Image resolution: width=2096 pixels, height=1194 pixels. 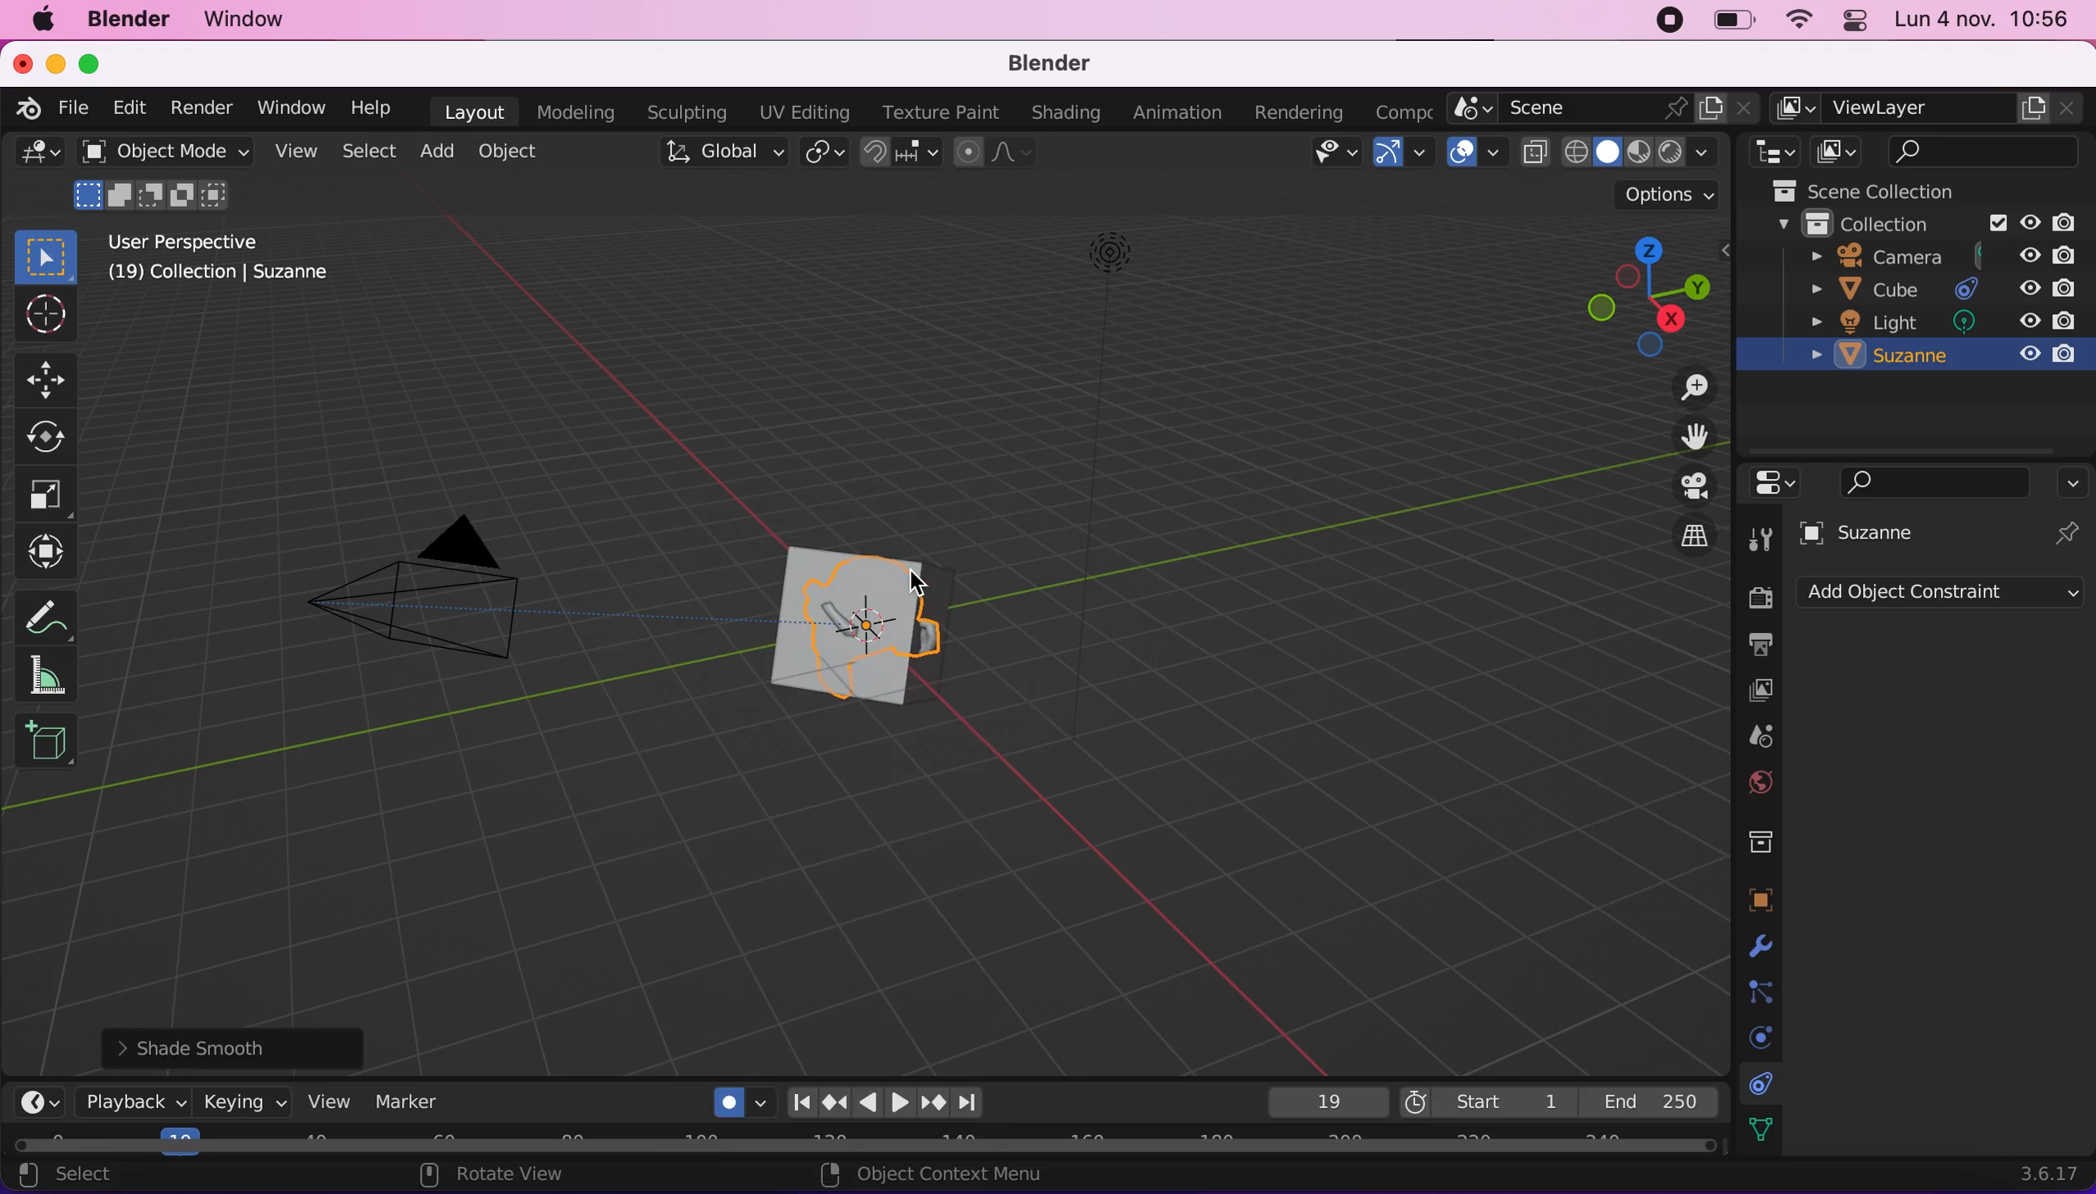 What do you see at coordinates (1537, 153) in the screenshot?
I see `toggle x ray` at bounding box center [1537, 153].